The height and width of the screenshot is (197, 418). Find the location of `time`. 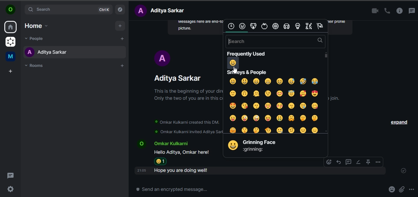

time is located at coordinates (141, 171).